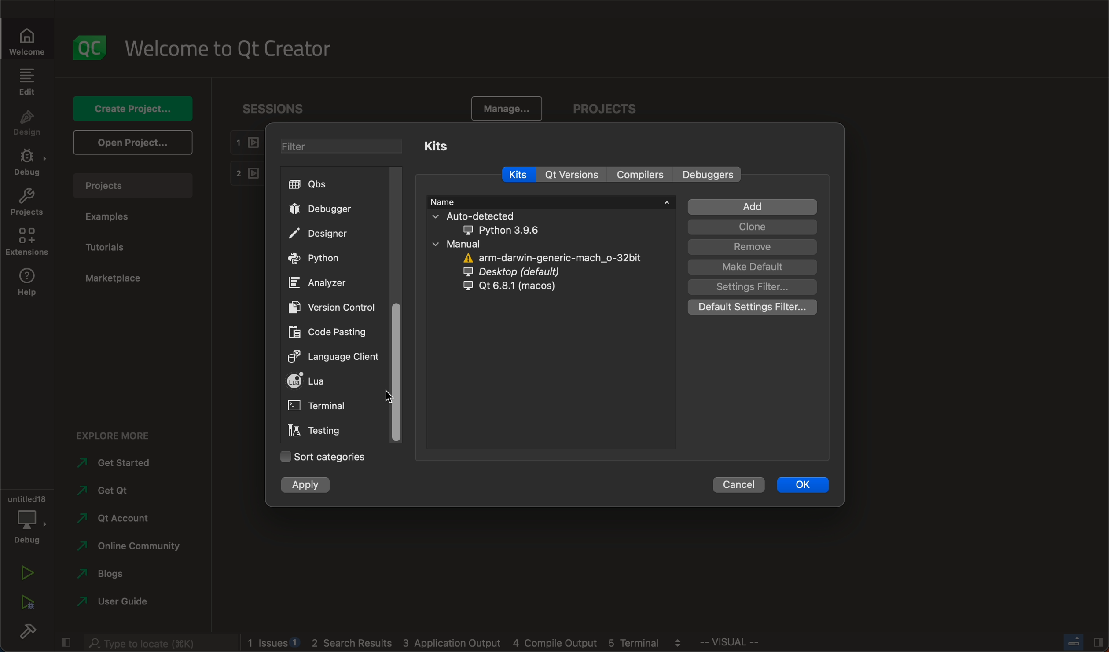  Describe the element at coordinates (549, 259) in the screenshot. I see `arm darwin` at that location.